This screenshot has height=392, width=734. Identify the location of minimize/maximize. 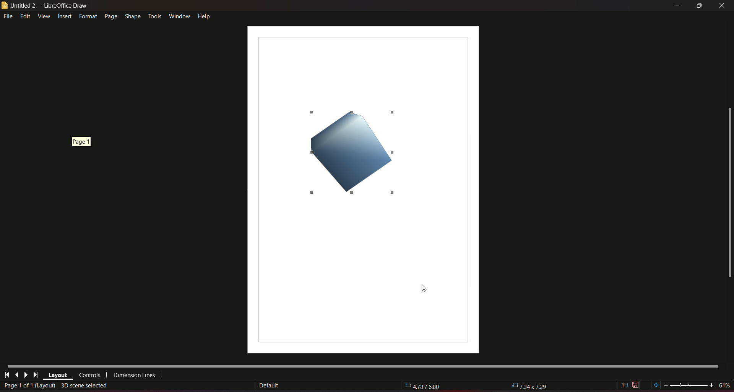
(699, 6).